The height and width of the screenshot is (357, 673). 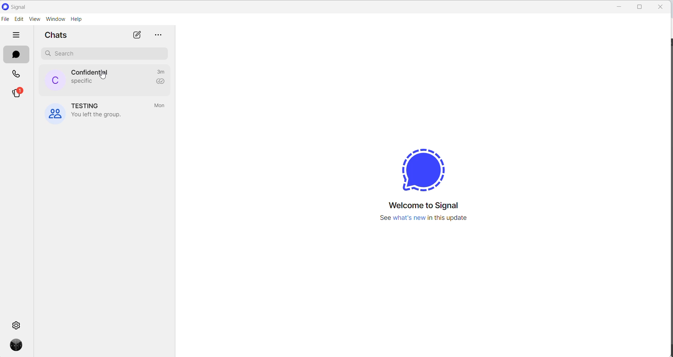 What do you see at coordinates (640, 7) in the screenshot?
I see `maximize` at bounding box center [640, 7].